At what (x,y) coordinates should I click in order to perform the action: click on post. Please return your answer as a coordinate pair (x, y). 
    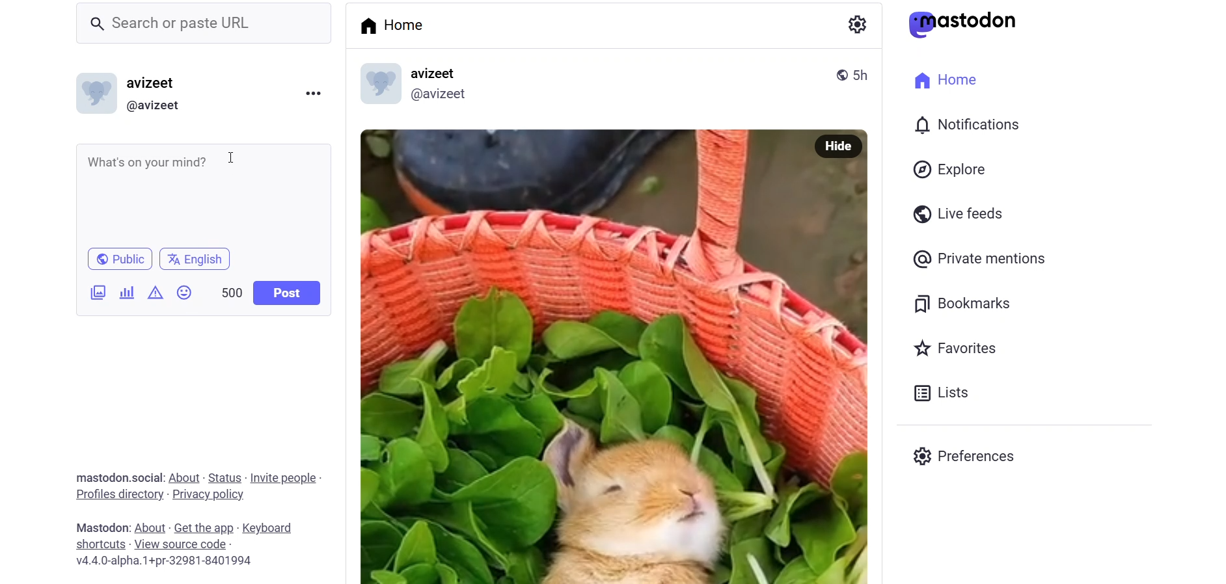
    Looking at the image, I should click on (290, 293).